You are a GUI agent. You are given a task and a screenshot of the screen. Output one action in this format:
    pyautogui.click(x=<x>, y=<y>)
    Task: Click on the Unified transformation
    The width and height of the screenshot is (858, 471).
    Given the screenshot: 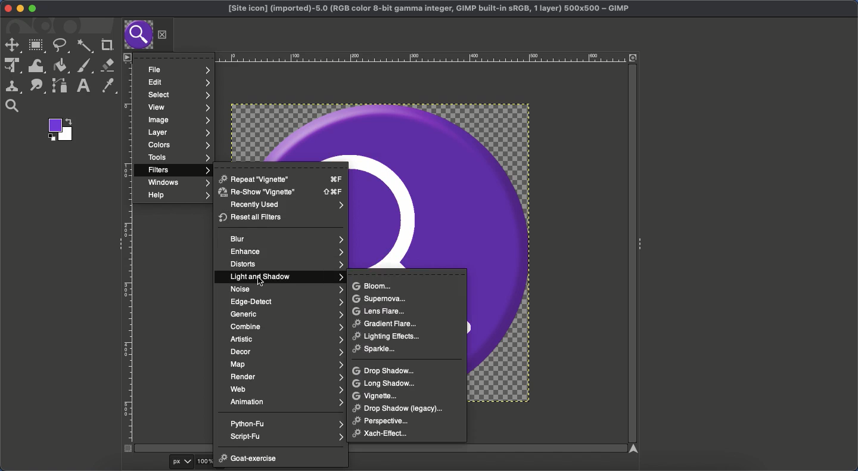 What is the action you would take?
    pyautogui.click(x=11, y=66)
    